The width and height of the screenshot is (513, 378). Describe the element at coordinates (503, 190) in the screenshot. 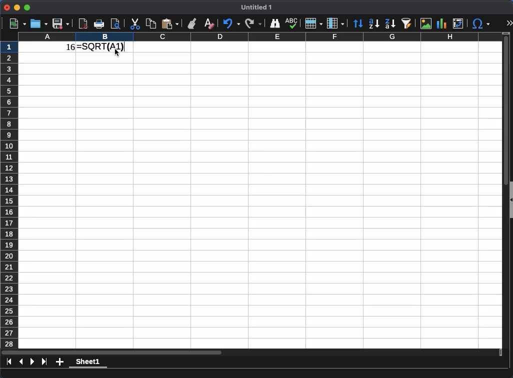

I see `scroll` at that location.